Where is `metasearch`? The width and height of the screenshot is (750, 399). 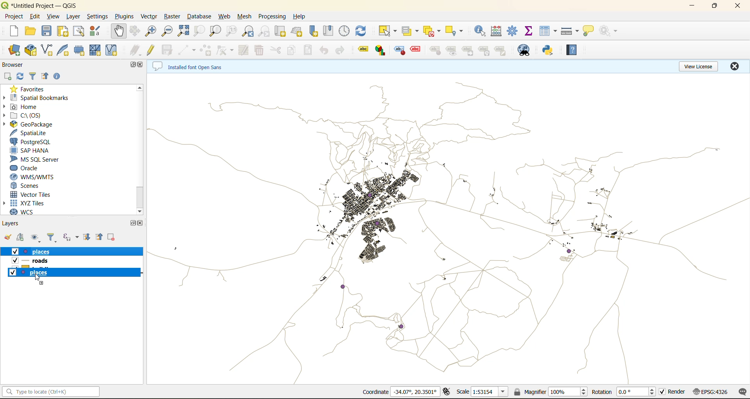
metasearch is located at coordinates (525, 50).